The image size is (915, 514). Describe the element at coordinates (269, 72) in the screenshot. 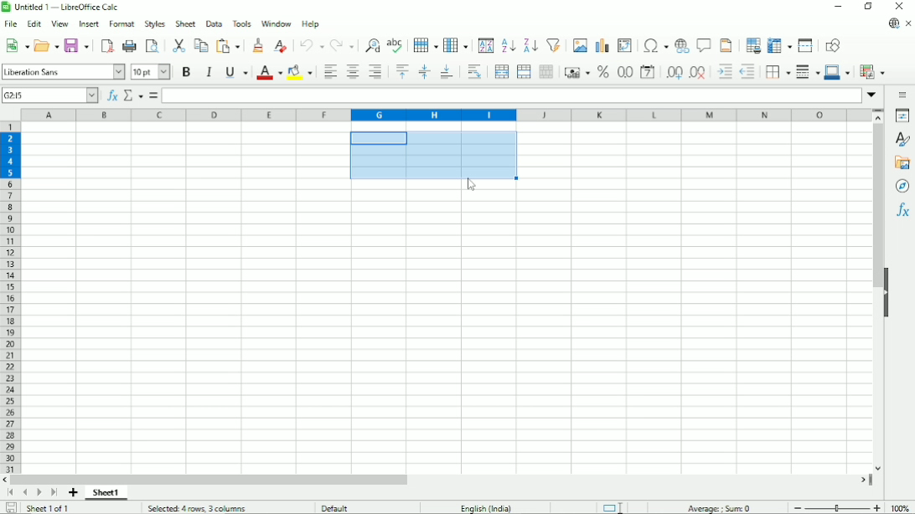

I see `Text color` at that location.